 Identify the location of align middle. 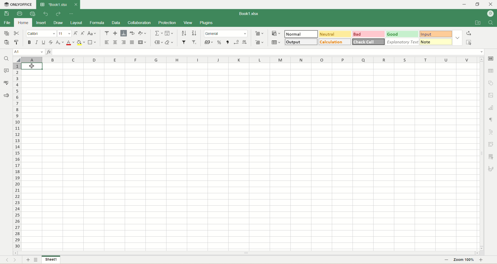
(116, 33).